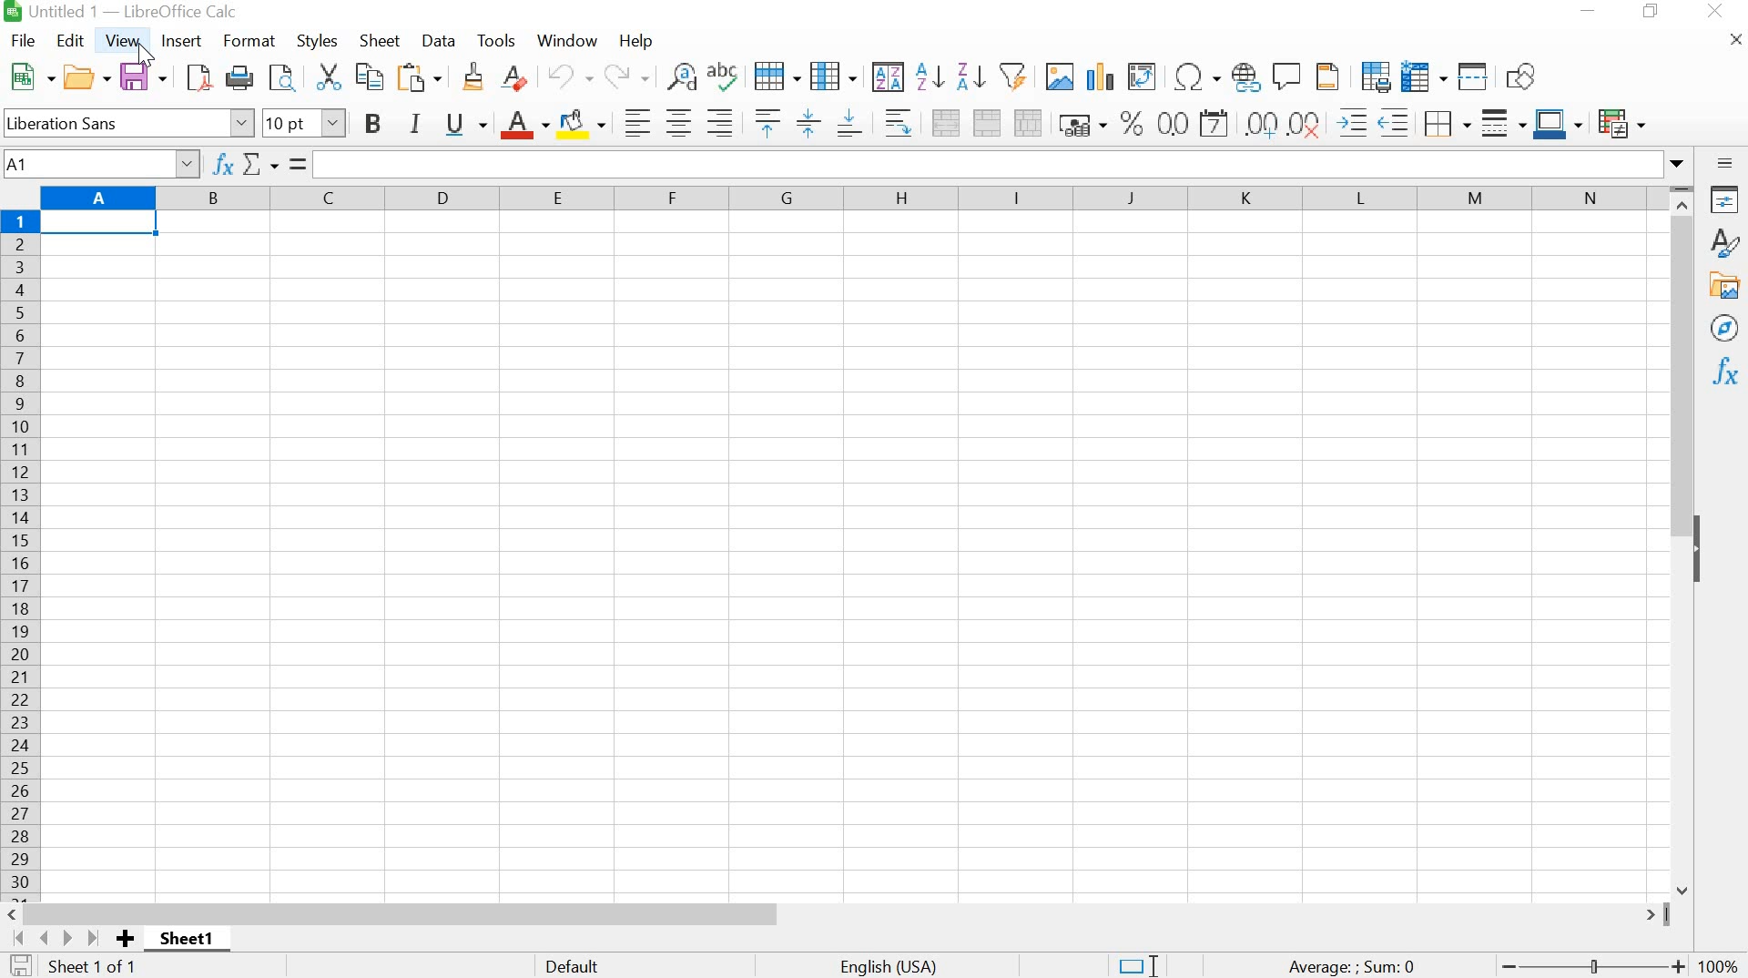  I want to click on INPUT LINE, so click(1004, 164).